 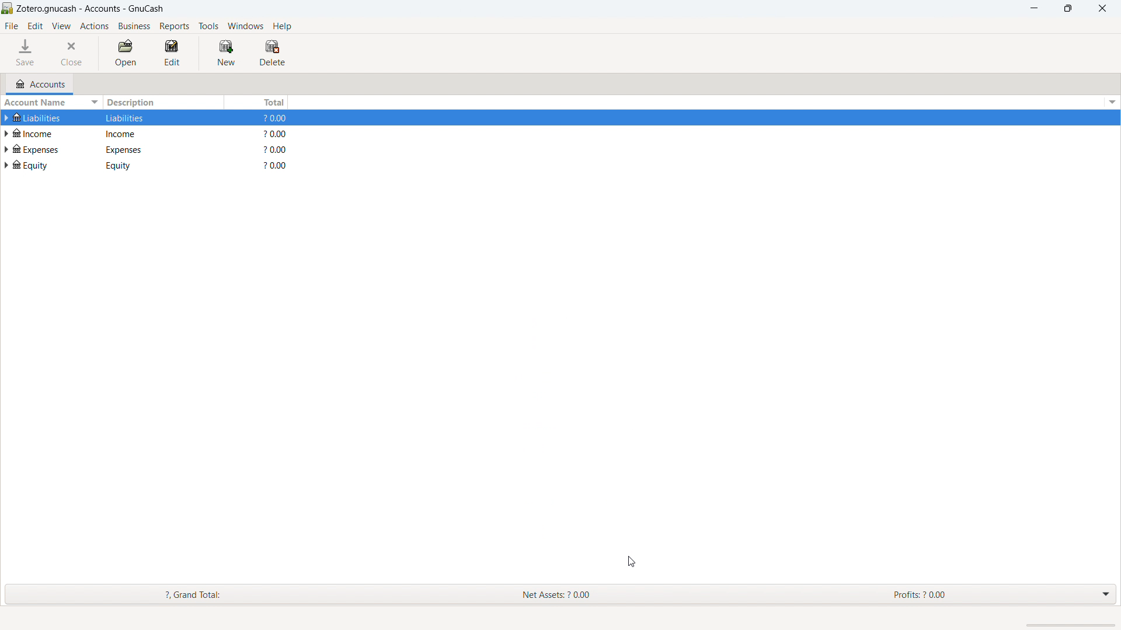 What do you see at coordinates (95, 27) in the screenshot?
I see `actions` at bounding box center [95, 27].